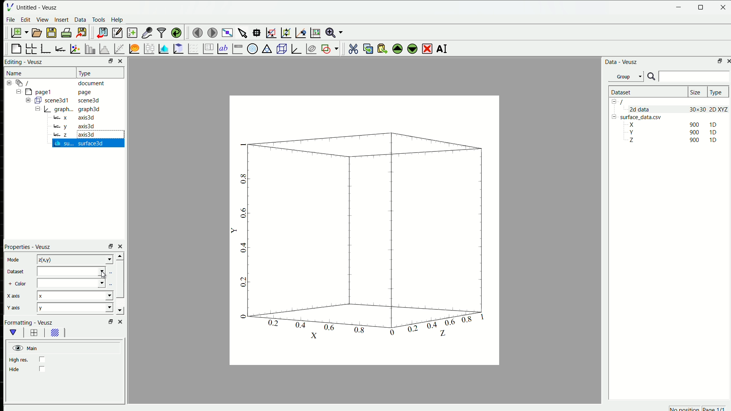 The width and height of the screenshot is (731, 411). I want to click on Data, so click(81, 20).